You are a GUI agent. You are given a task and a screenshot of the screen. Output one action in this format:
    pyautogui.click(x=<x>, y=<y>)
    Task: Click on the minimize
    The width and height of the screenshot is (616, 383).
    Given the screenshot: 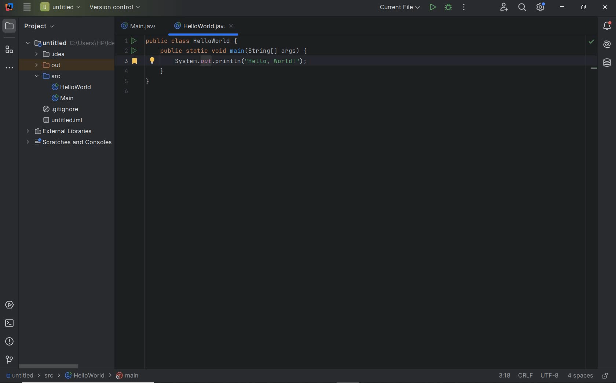 What is the action you would take?
    pyautogui.click(x=562, y=7)
    